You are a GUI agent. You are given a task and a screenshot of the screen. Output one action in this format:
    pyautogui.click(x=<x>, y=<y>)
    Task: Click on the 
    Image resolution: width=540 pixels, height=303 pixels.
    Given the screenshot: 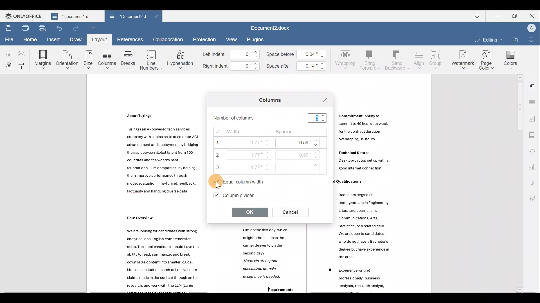 What is the action you would take?
    pyautogui.click(x=356, y=277)
    